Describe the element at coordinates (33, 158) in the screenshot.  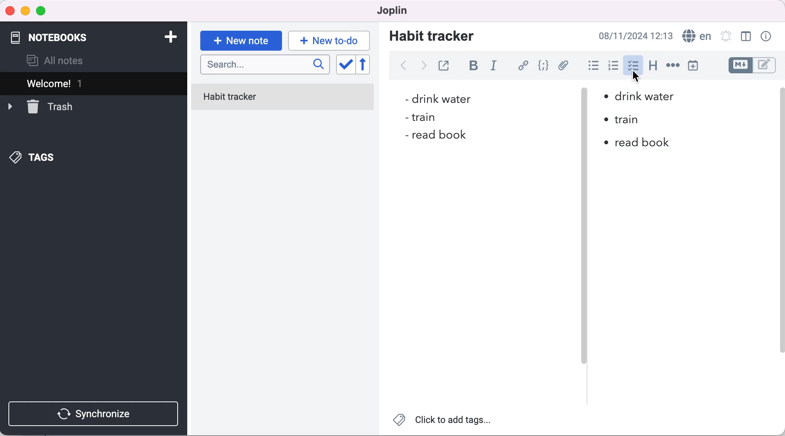
I see `tags` at that location.